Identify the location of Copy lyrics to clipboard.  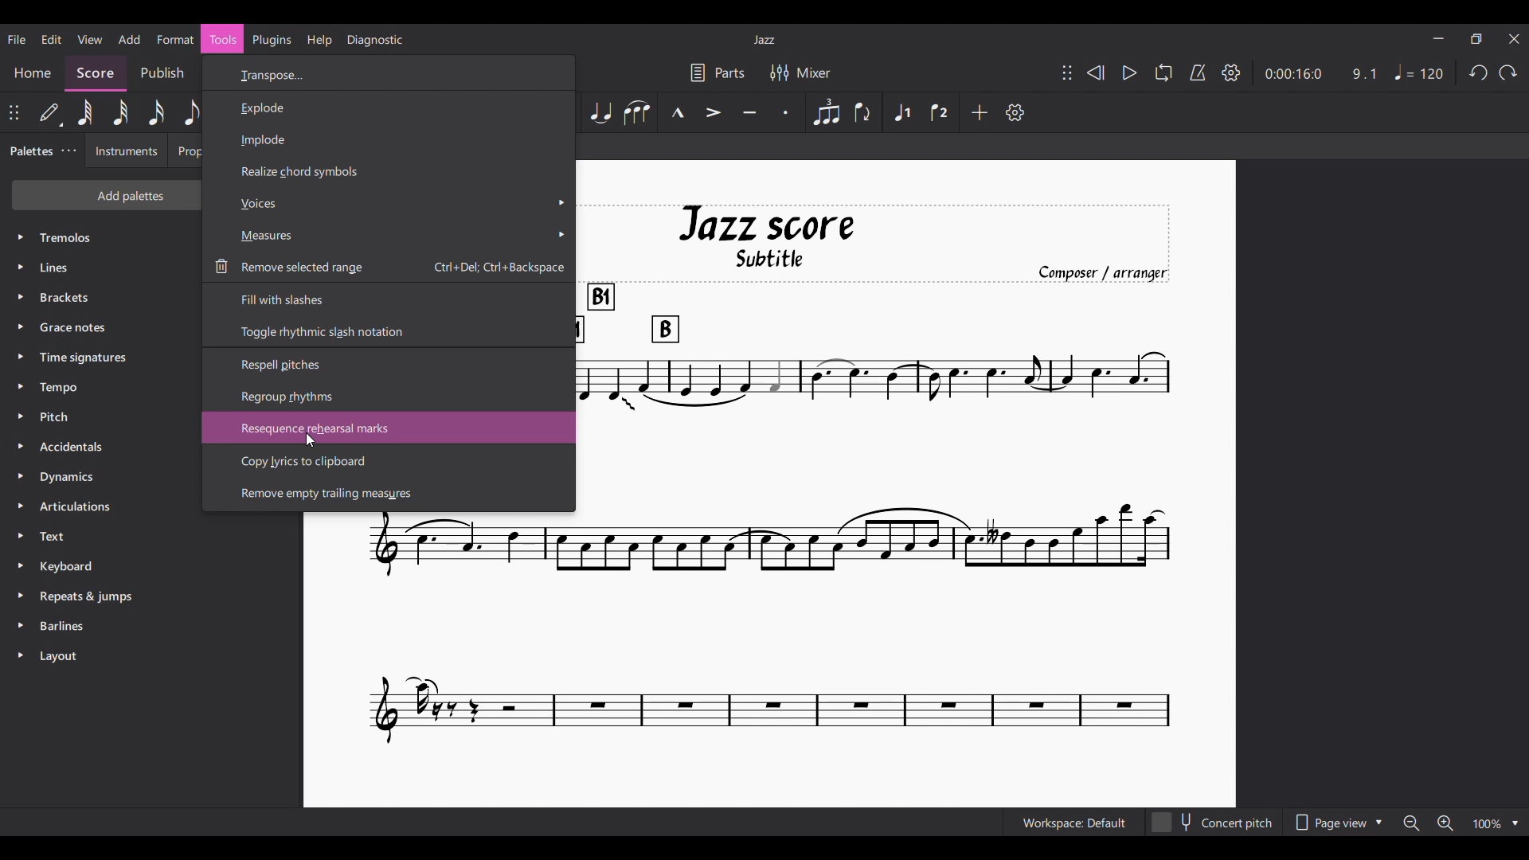
(389, 462).